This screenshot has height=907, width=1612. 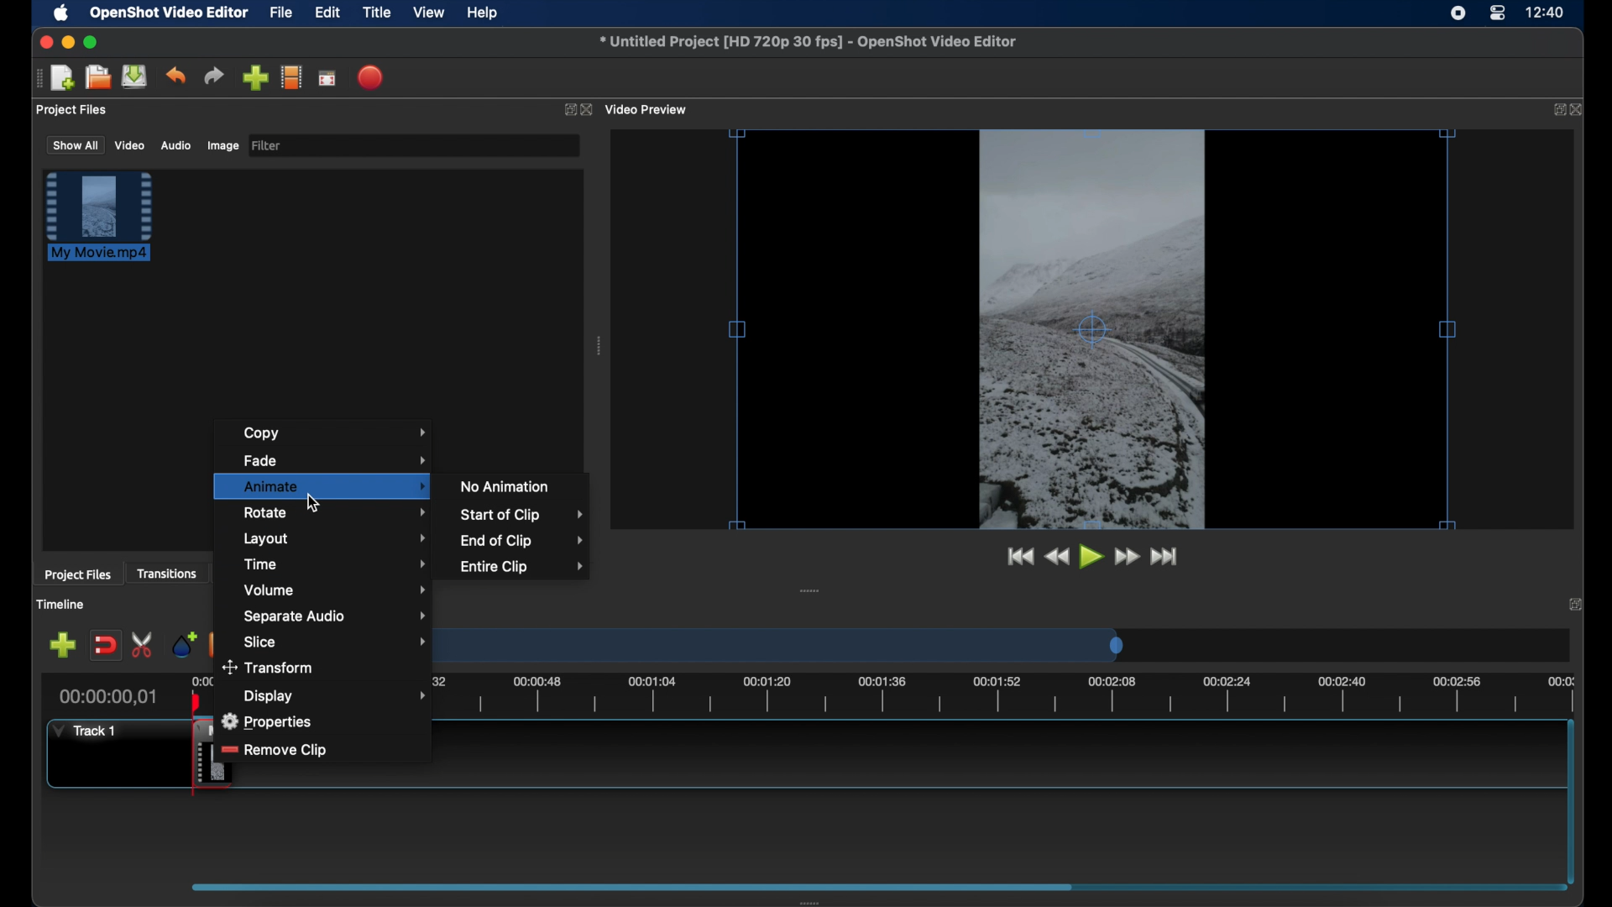 What do you see at coordinates (68, 42) in the screenshot?
I see `minimize` at bounding box center [68, 42].